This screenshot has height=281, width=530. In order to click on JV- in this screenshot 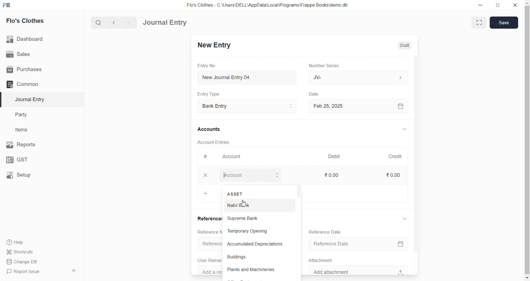, I will do `click(360, 77)`.